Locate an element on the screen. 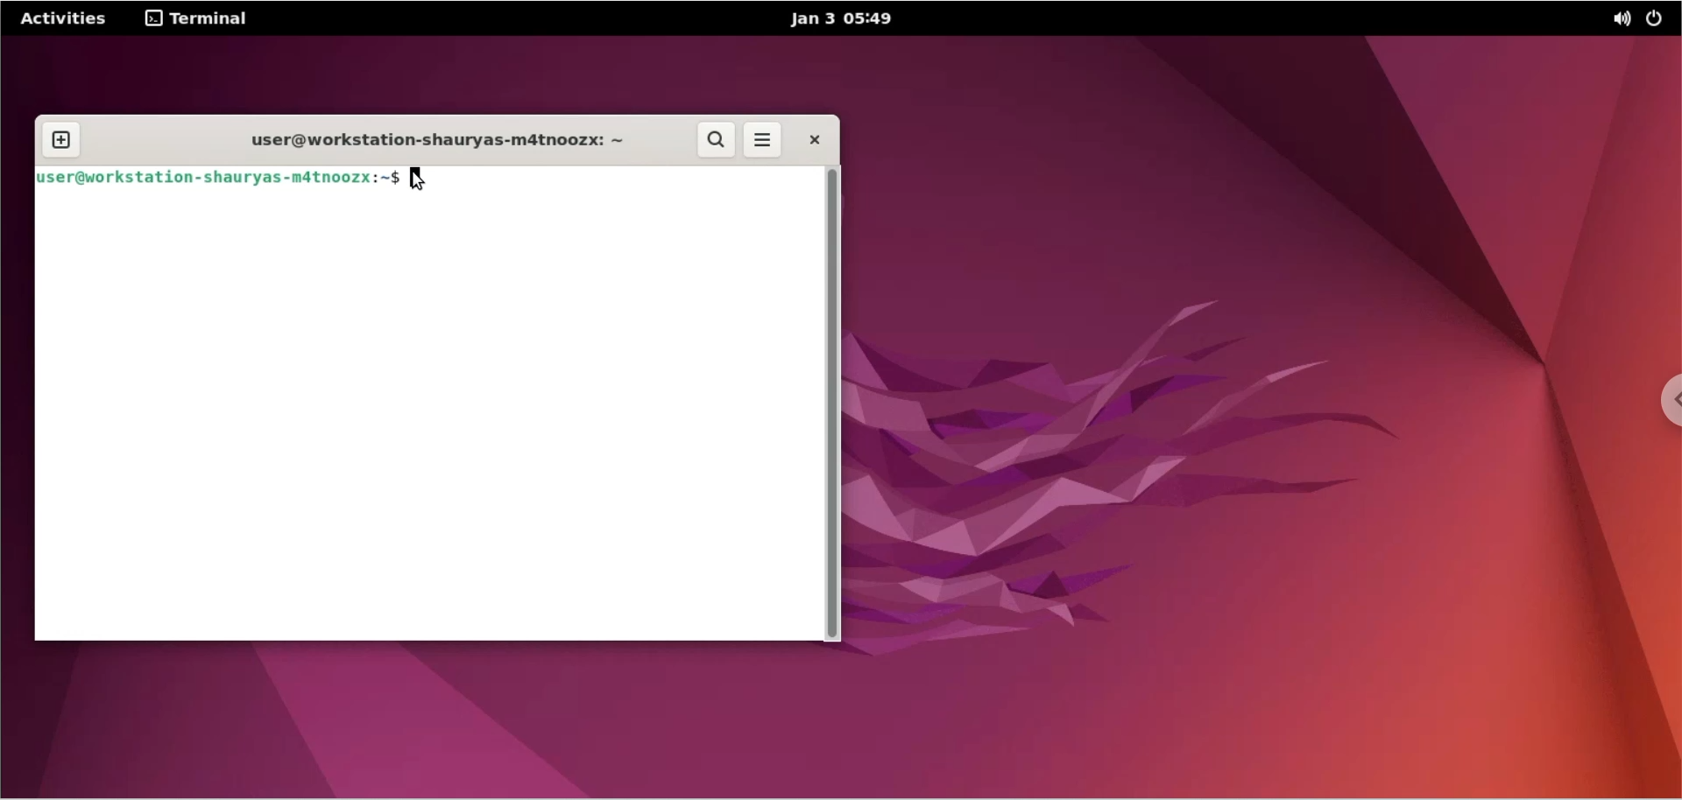 This screenshot has width=1682, height=800. chrome options is located at coordinates (1664, 404).